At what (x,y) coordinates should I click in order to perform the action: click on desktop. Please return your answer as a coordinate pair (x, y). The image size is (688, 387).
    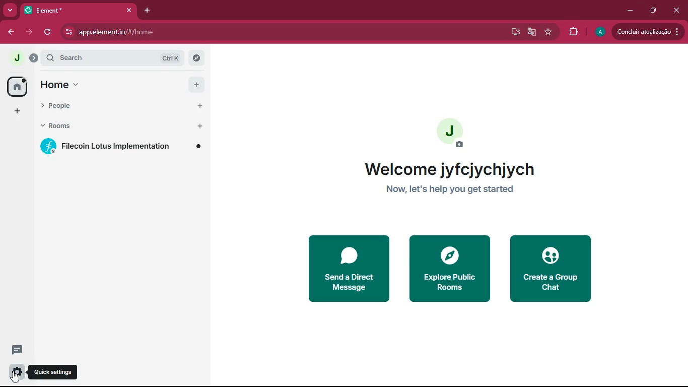
    Looking at the image, I should click on (512, 32).